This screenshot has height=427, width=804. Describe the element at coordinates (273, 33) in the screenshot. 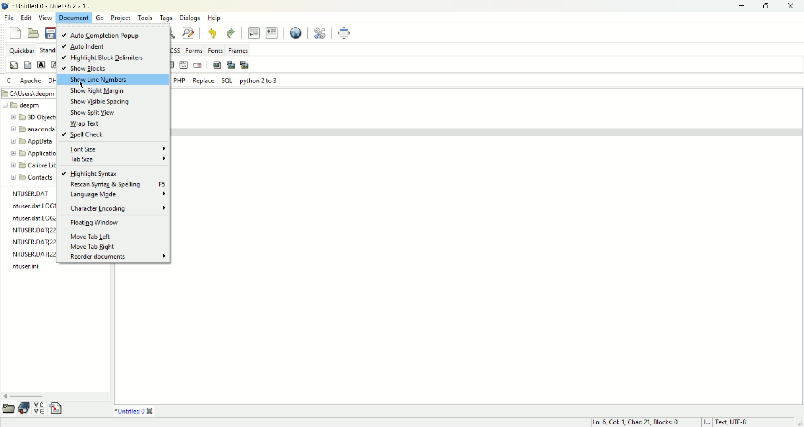

I see `indent` at that location.